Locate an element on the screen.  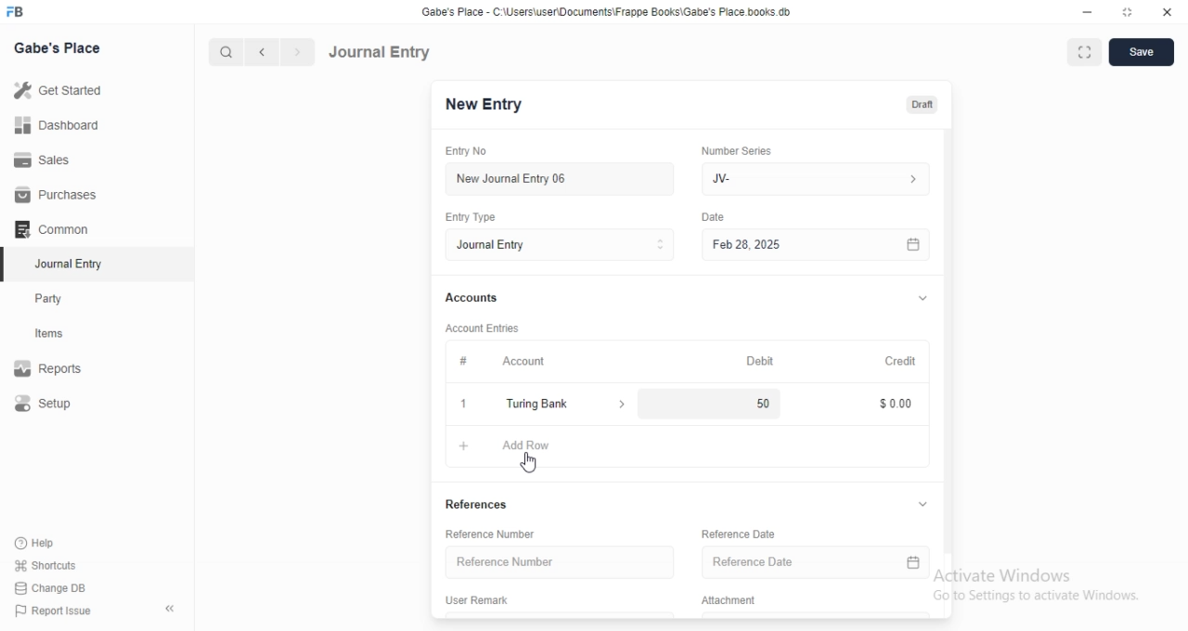
restore down is located at coordinates (1129, 14).